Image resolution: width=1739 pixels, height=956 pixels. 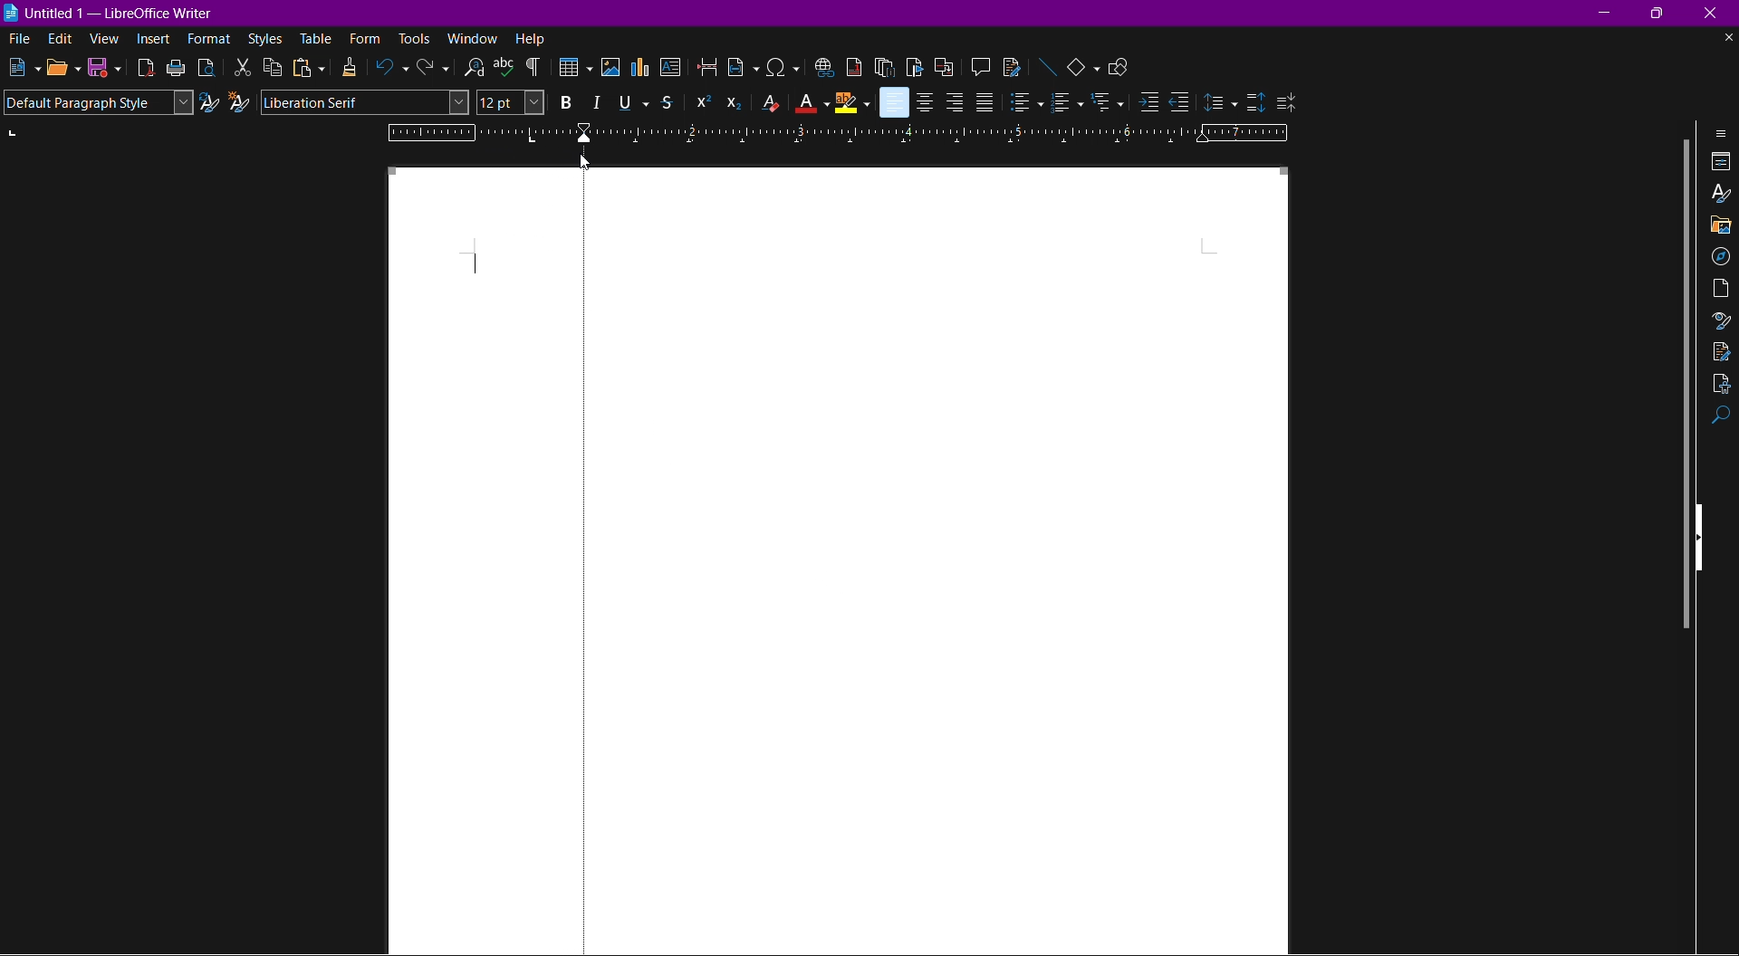 What do you see at coordinates (927, 101) in the screenshot?
I see `Align Center` at bounding box center [927, 101].